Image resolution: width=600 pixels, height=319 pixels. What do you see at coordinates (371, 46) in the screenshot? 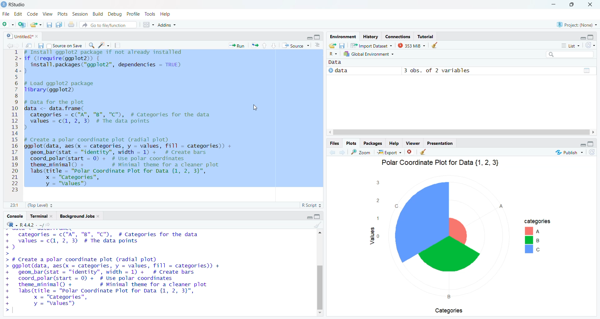
I see ` Import Dataset ~` at bounding box center [371, 46].